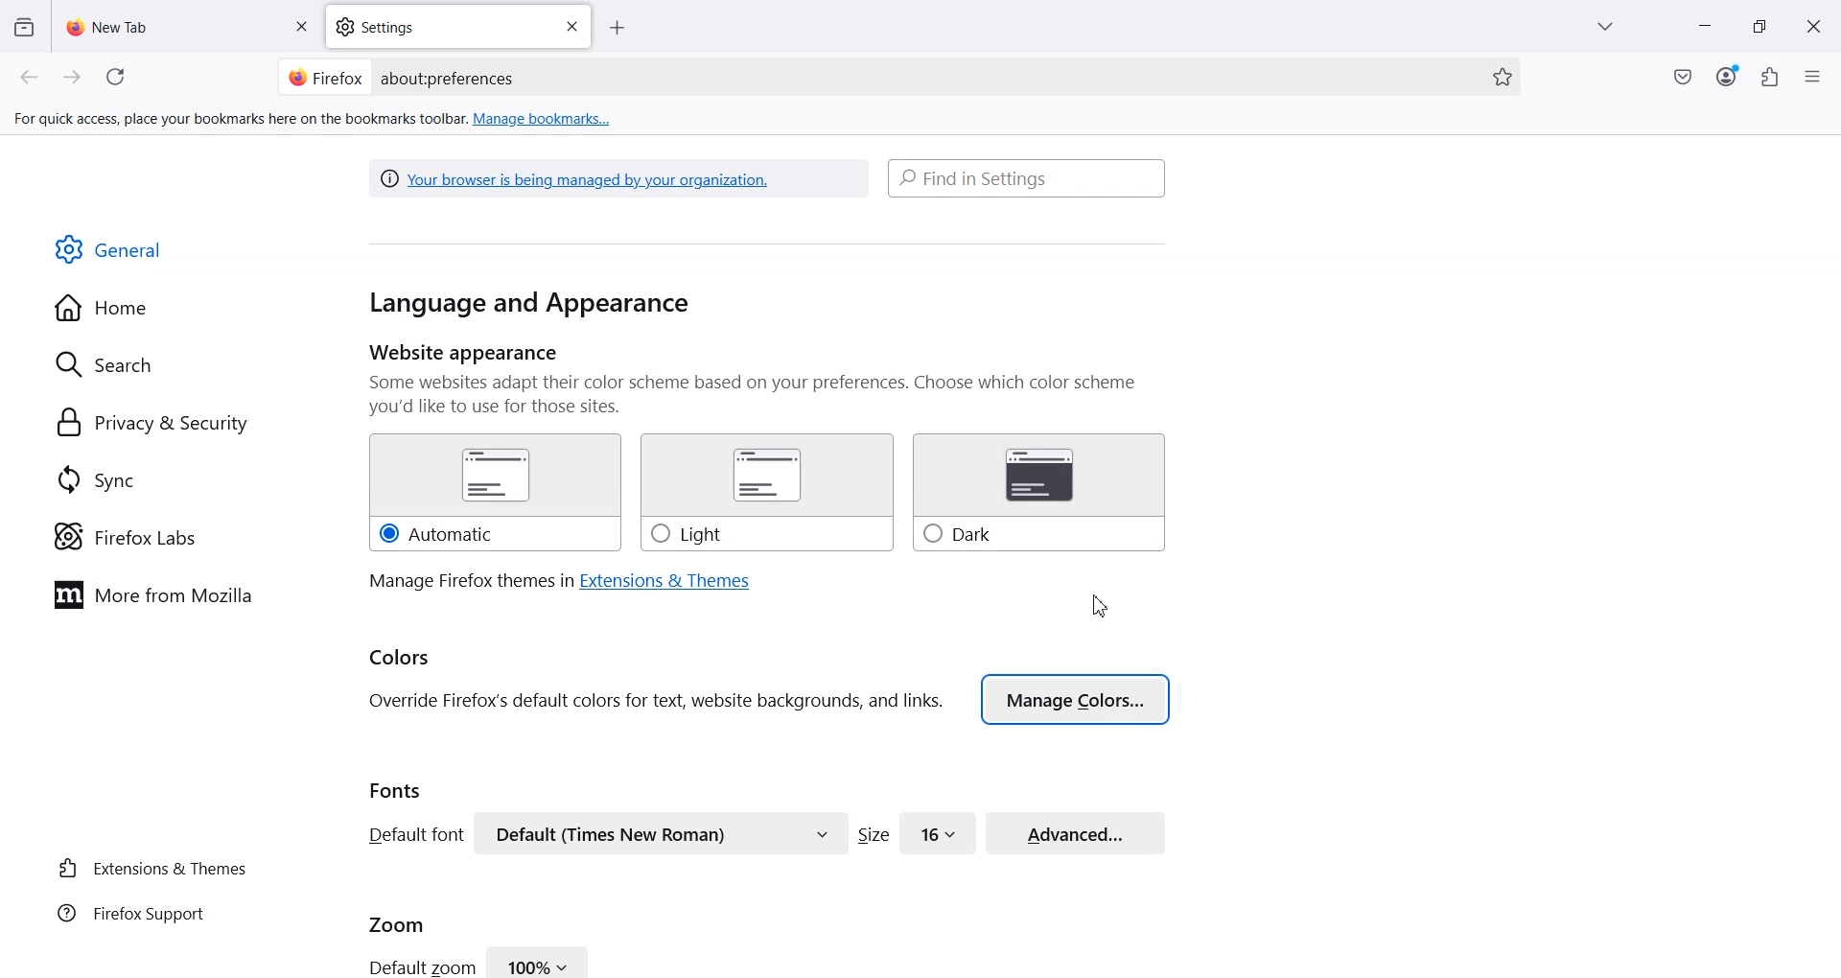 This screenshot has height=978, width=1841. I want to click on Hamburger menu, so click(1815, 78).